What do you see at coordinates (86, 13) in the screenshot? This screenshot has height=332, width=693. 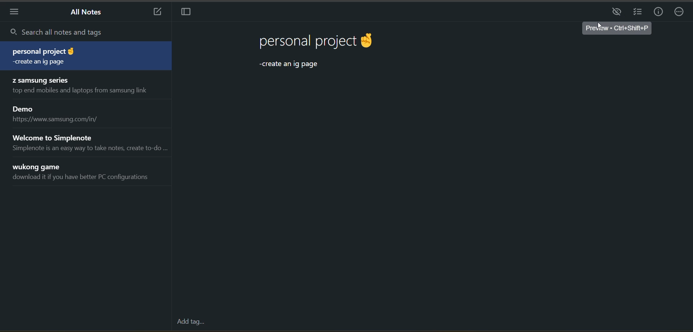 I see `all notes` at bounding box center [86, 13].